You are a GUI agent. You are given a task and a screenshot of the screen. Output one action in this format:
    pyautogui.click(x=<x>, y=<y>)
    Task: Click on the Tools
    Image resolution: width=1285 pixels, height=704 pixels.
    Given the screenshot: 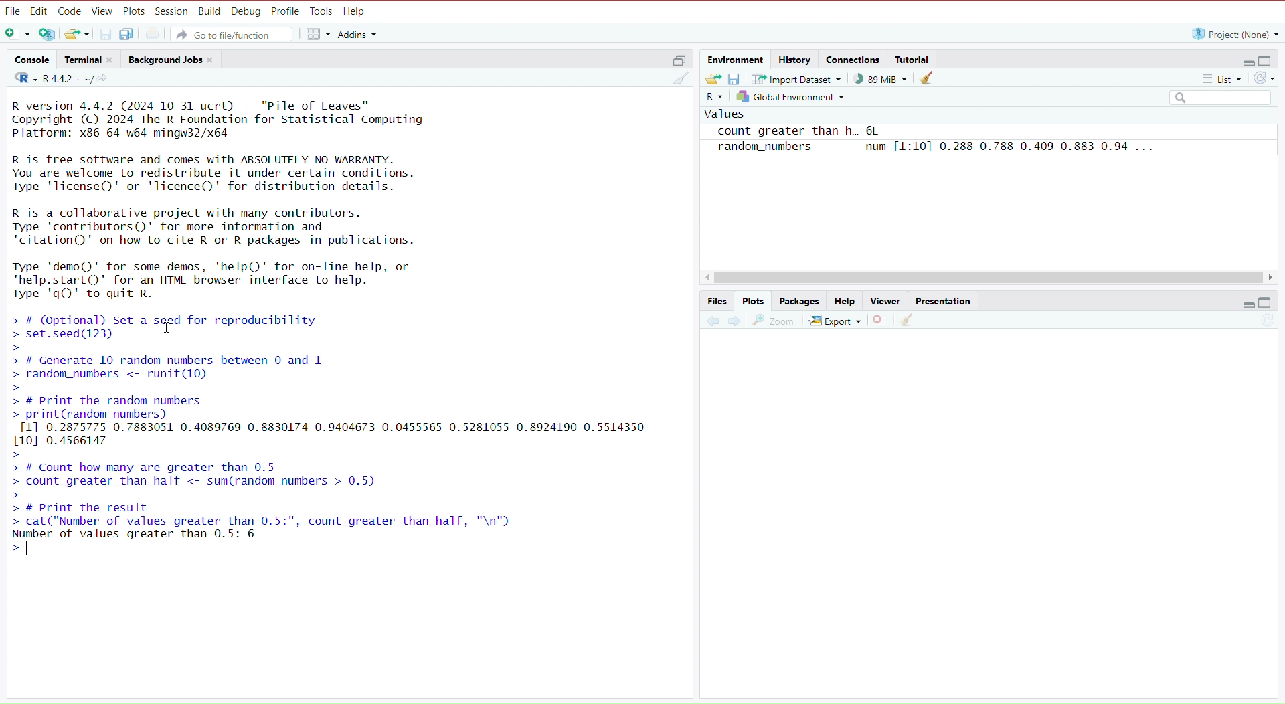 What is the action you would take?
    pyautogui.click(x=323, y=11)
    